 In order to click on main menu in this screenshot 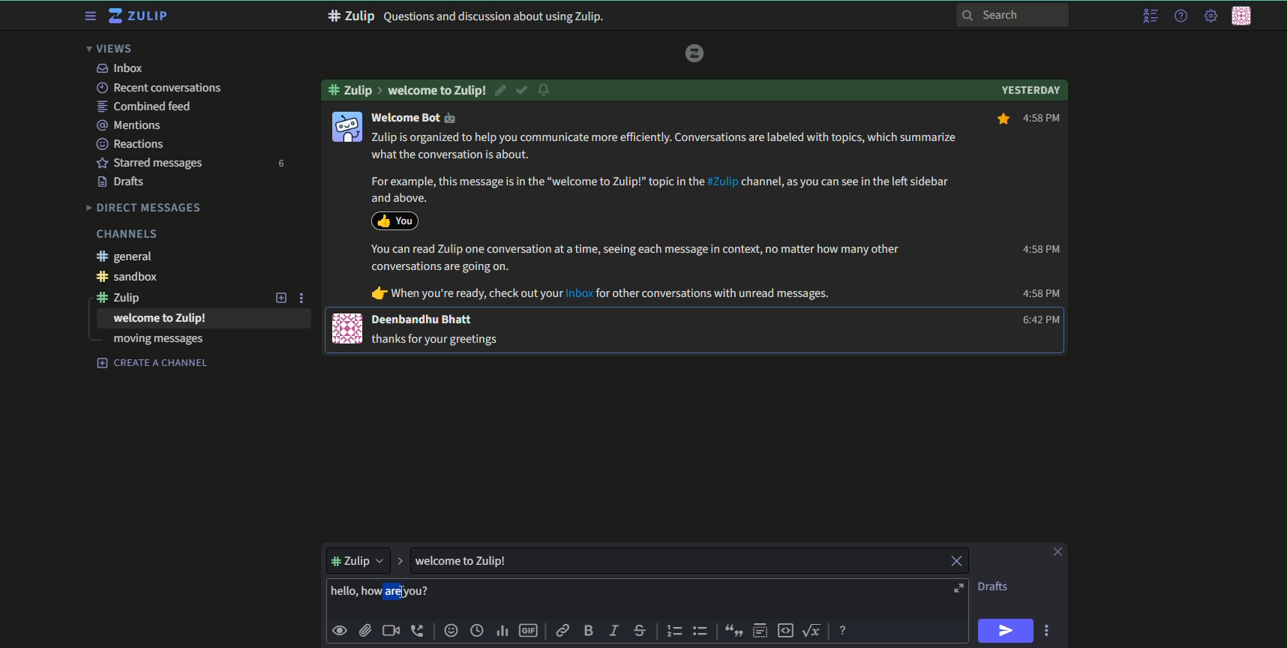, I will do `click(1209, 16)`.